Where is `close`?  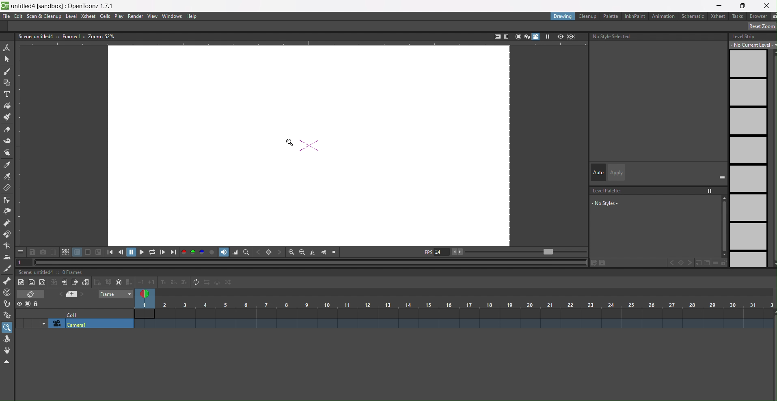
close is located at coordinates (767, 5).